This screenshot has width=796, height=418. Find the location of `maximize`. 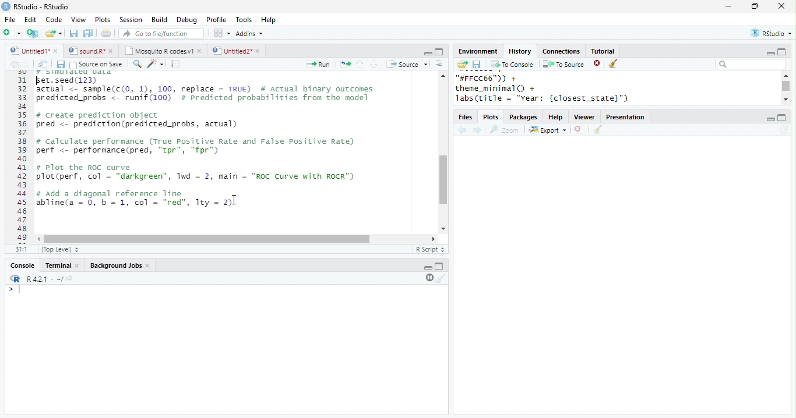

maximize is located at coordinates (439, 52).